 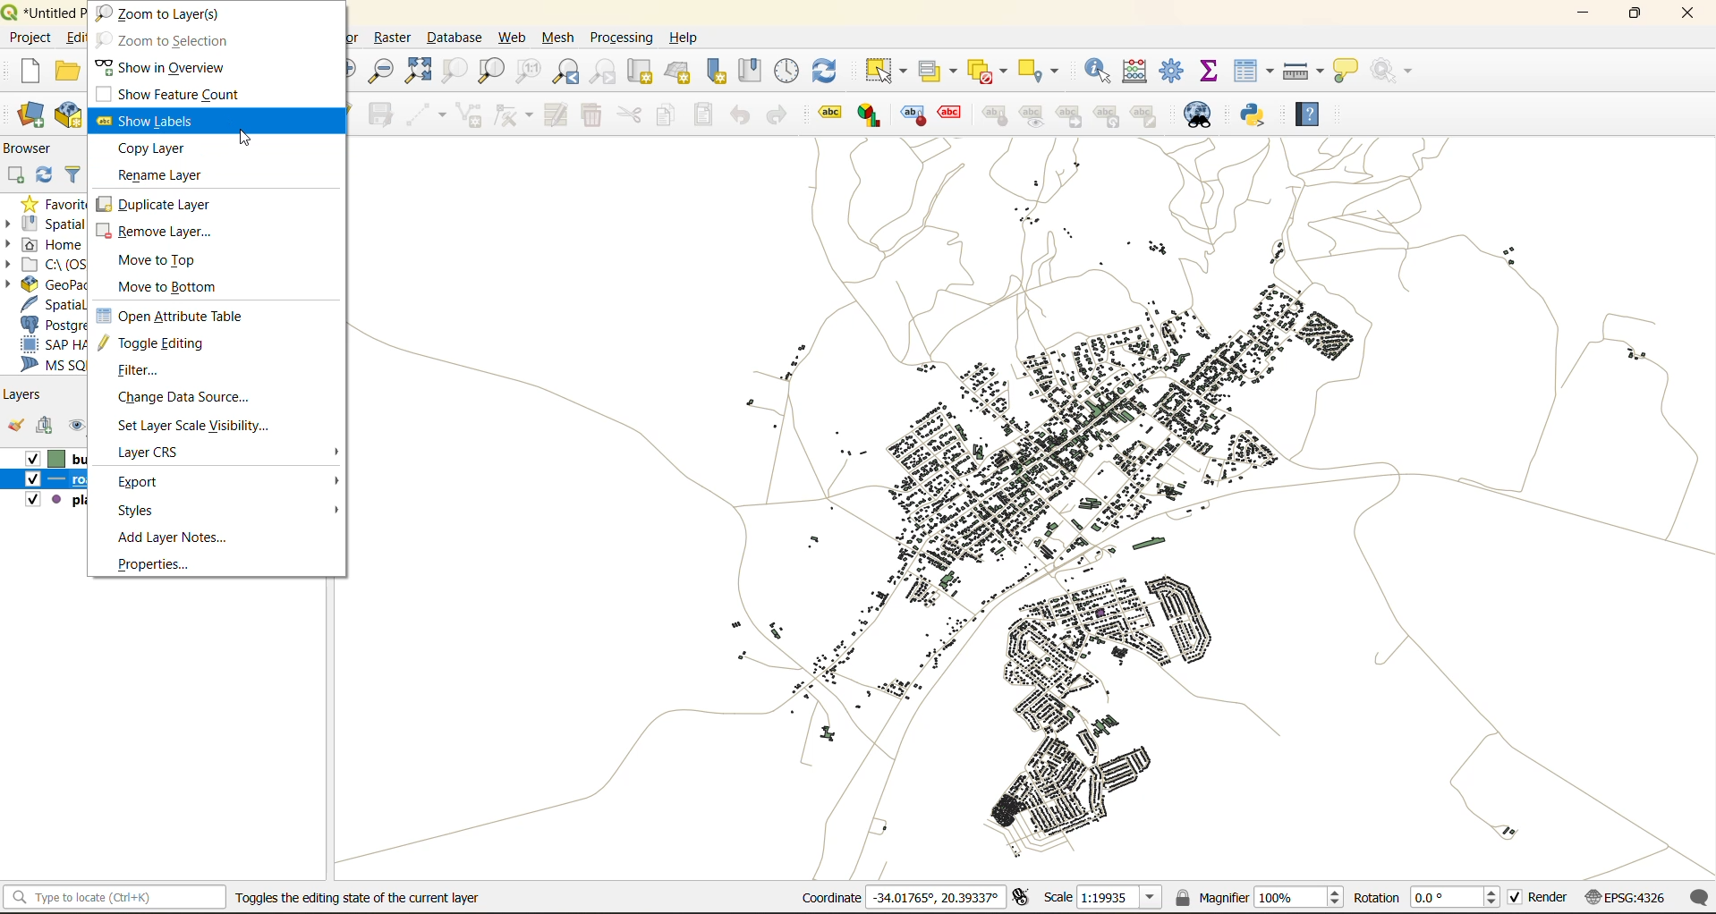 I want to click on metasearch, so click(x=1204, y=113).